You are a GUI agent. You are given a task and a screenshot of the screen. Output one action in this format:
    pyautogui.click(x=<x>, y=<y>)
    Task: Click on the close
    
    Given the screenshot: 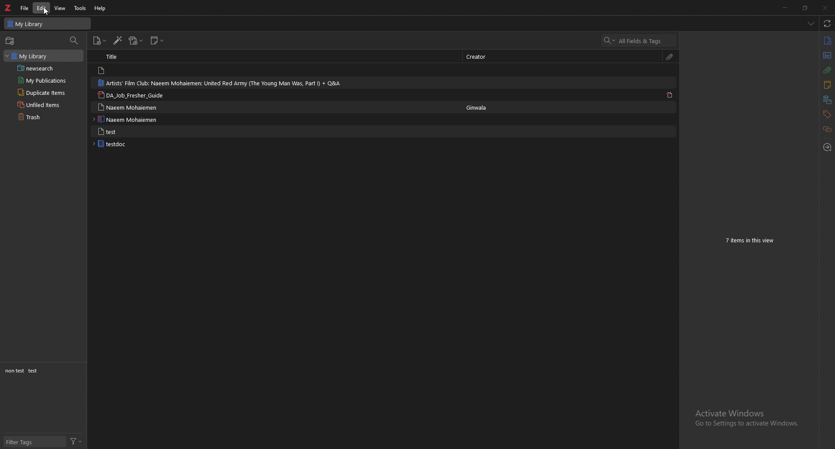 What is the action you would take?
    pyautogui.click(x=825, y=8)
    